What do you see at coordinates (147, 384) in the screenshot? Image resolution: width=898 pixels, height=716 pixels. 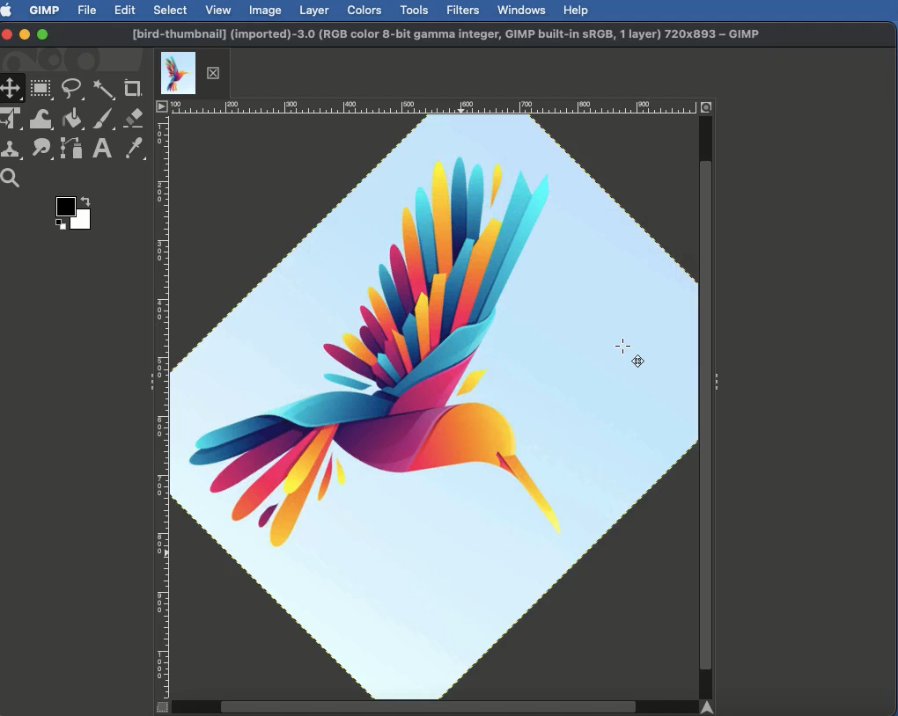 I see `Show sidebar menu` at bounding box center [147, 384].